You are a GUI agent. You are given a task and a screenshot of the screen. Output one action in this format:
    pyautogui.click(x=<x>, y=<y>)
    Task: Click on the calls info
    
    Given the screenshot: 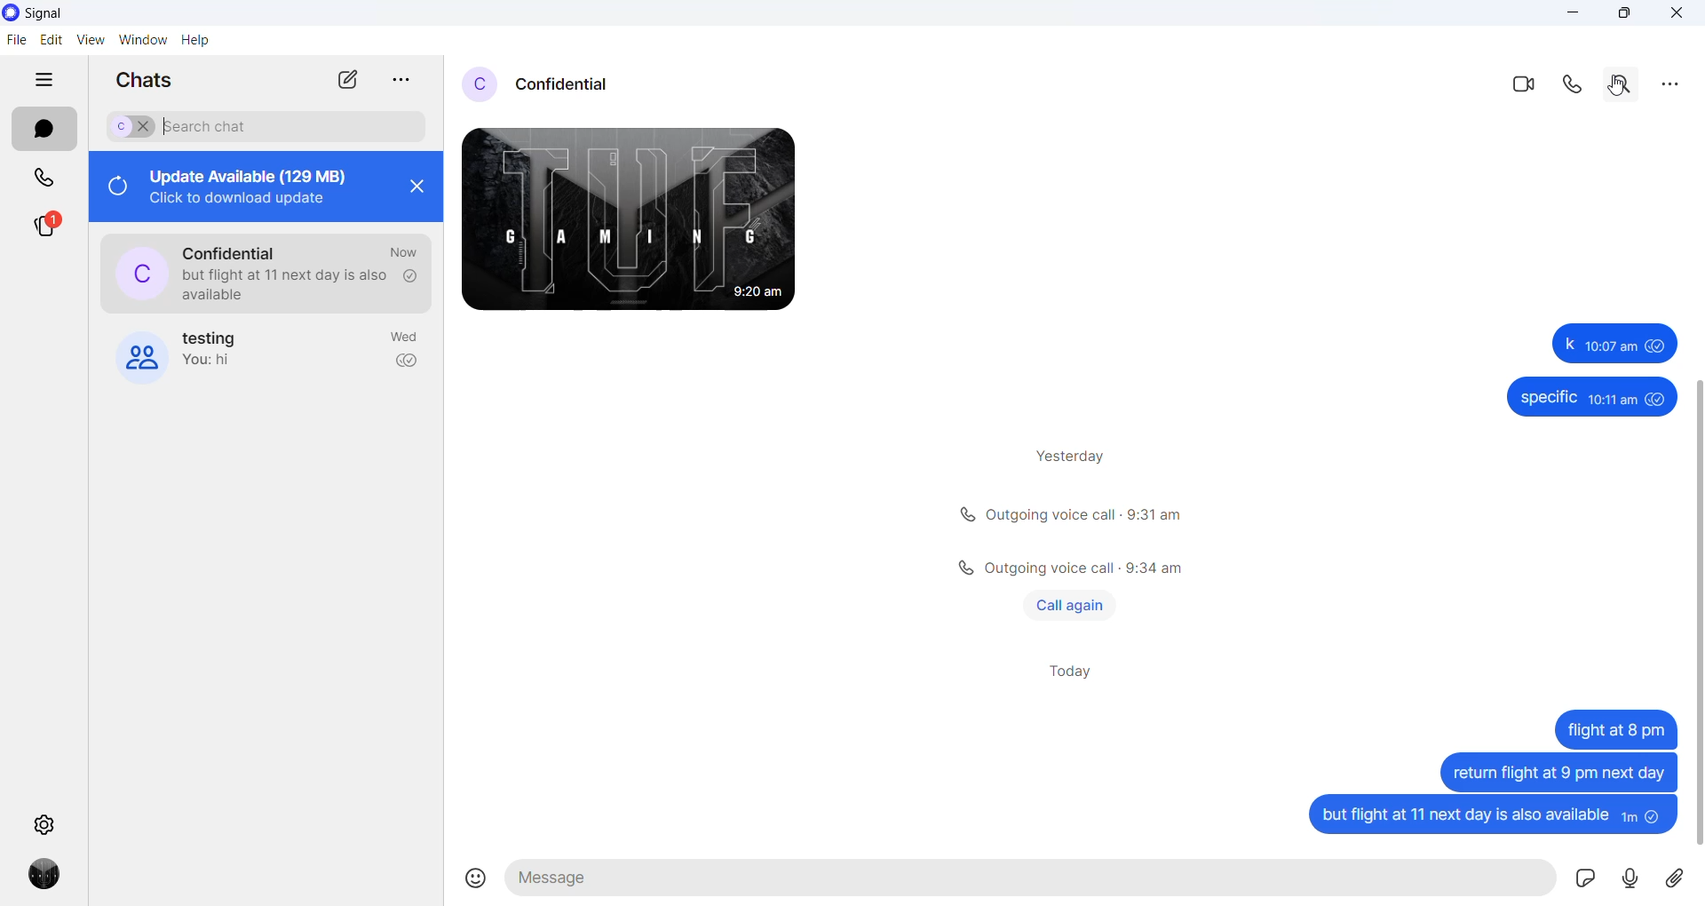 What is the action you would take?
    pyautogui.click(x=1073, y=516)
    